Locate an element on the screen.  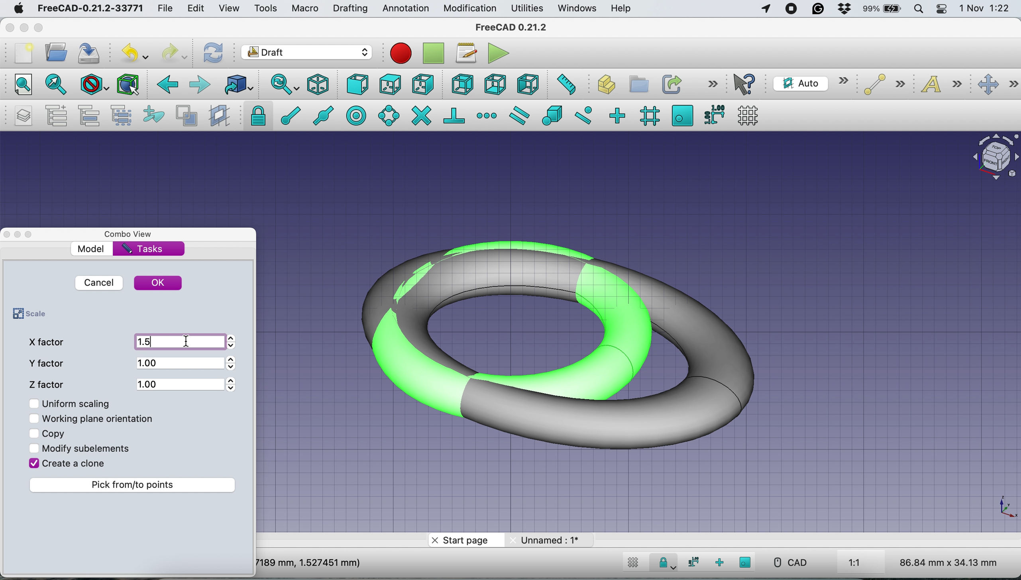
Checkbox is located at coordinates (33, 462).